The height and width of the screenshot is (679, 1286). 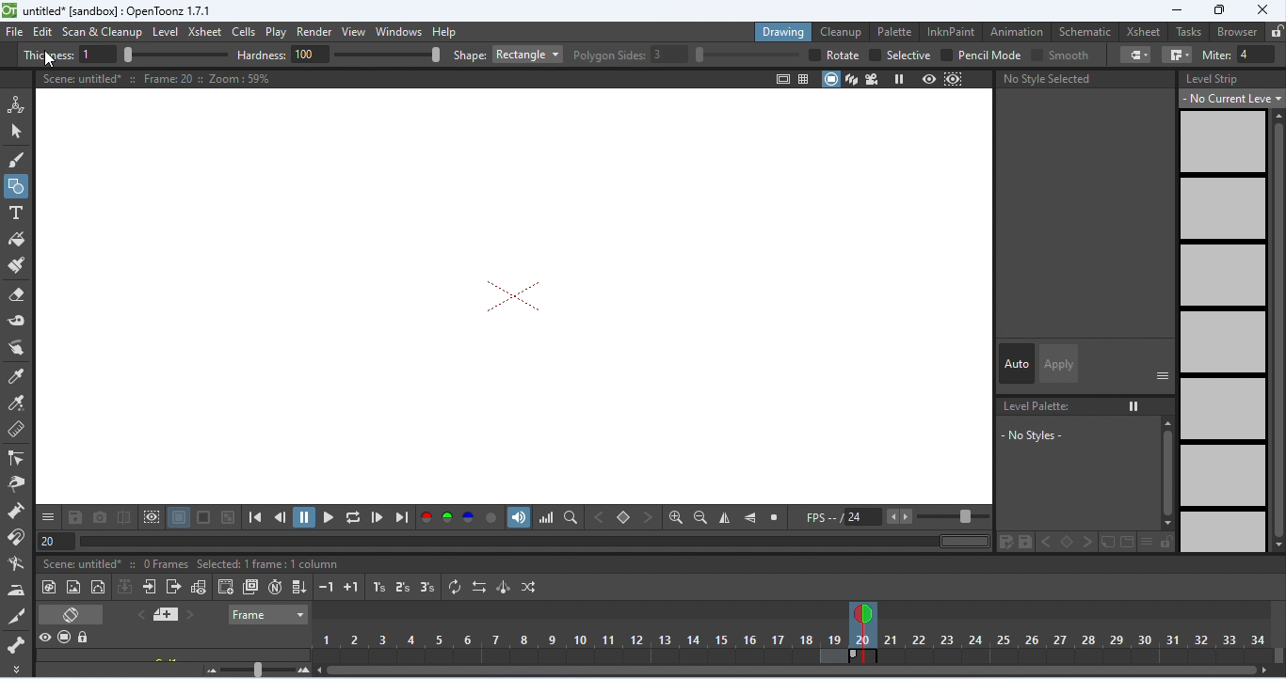 I want to click on render, so click(x=313, y=32).